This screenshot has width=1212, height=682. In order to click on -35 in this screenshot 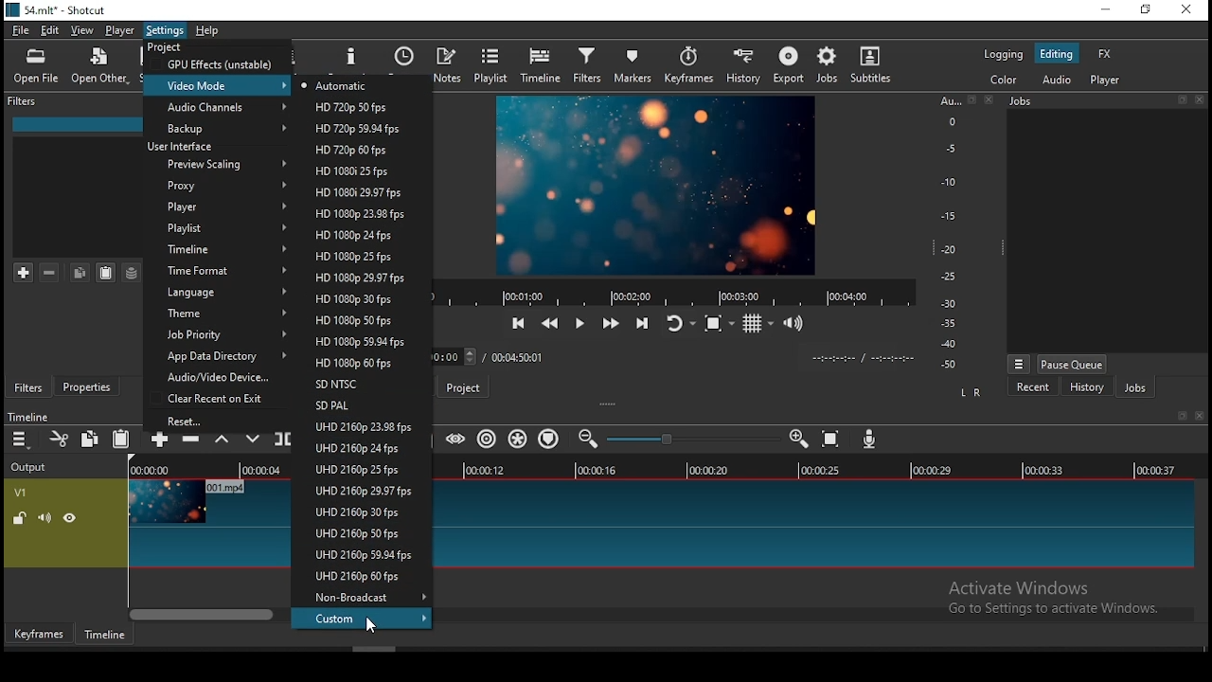, I will do `click(945, 324)`.